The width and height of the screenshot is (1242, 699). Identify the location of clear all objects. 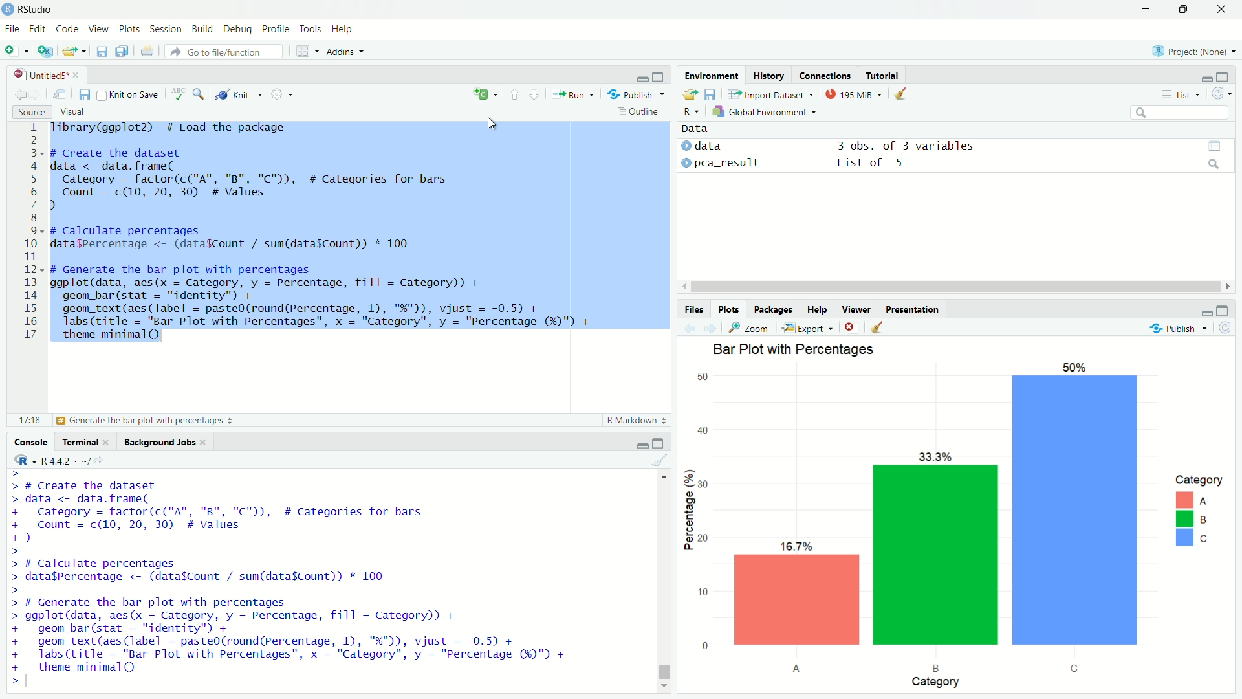
(902, 94).